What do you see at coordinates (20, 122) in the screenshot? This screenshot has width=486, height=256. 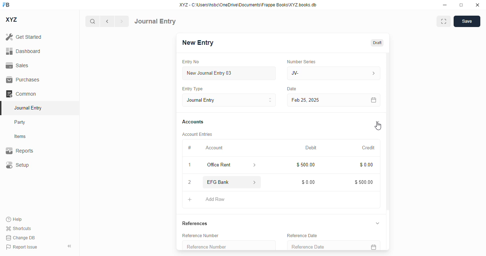 I see `party` at bounding box center [20, 122].